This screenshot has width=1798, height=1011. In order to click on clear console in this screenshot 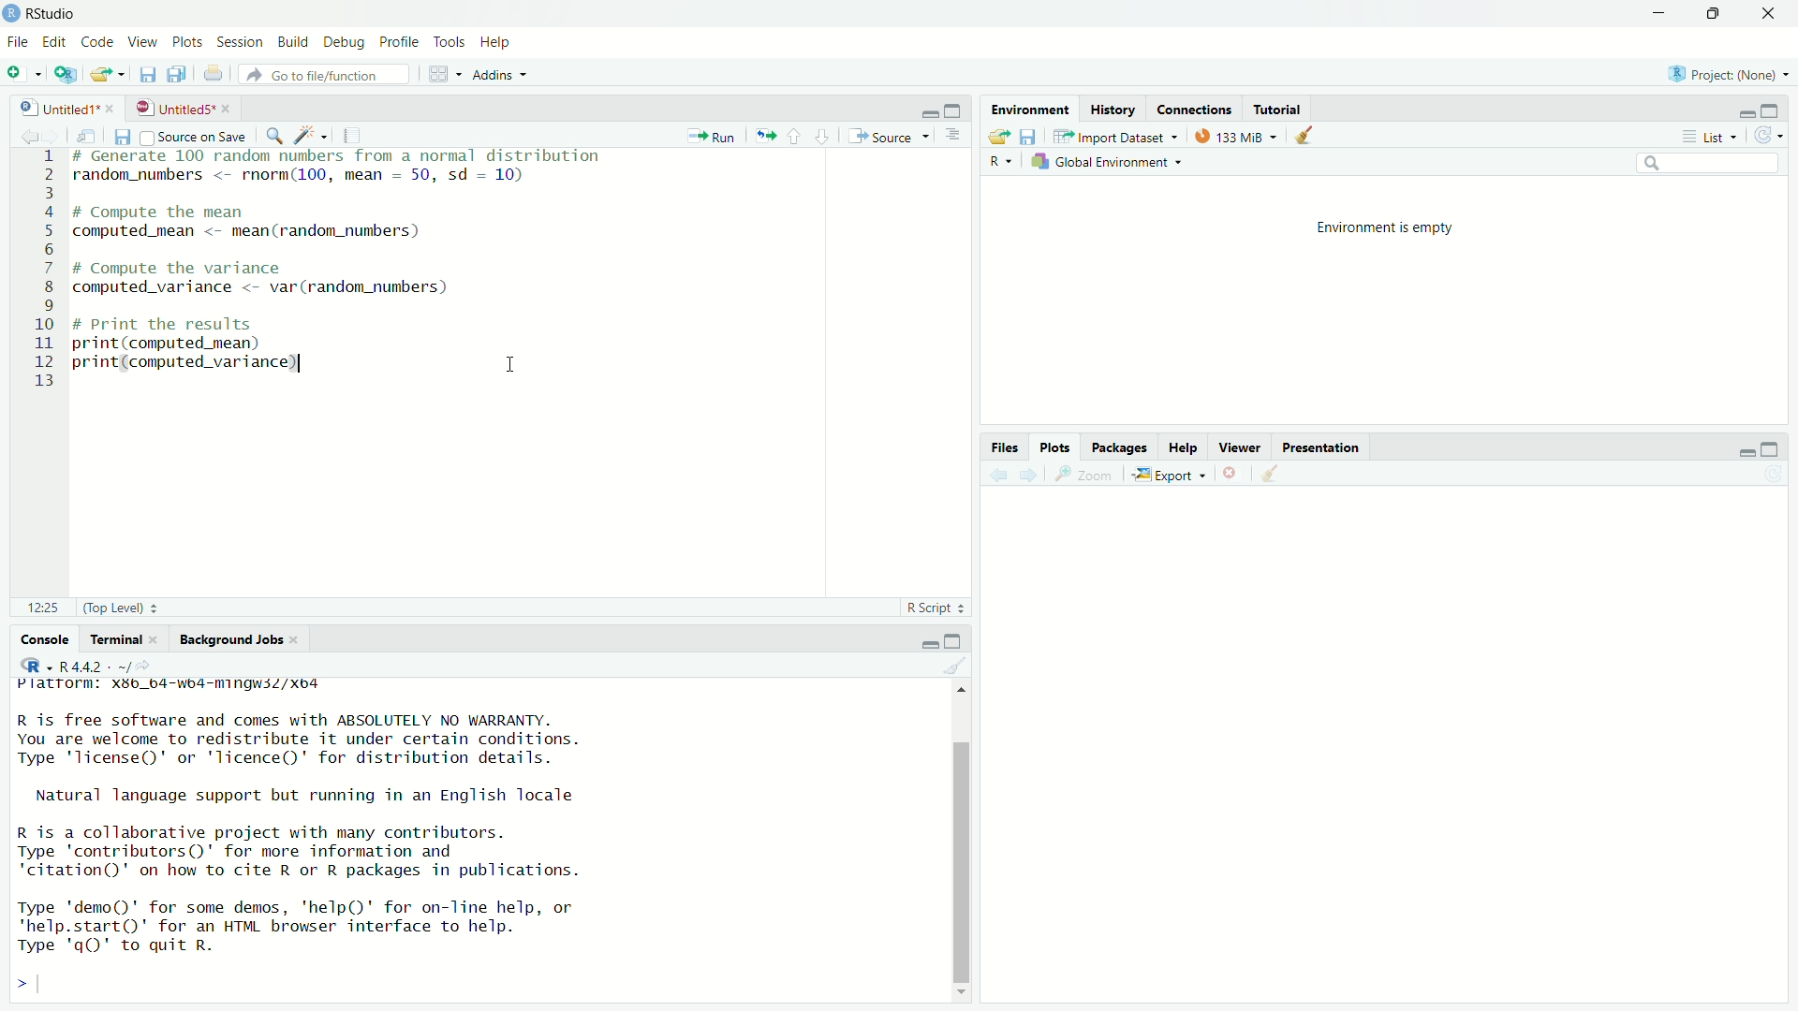, I will do `click(955, 665)`.